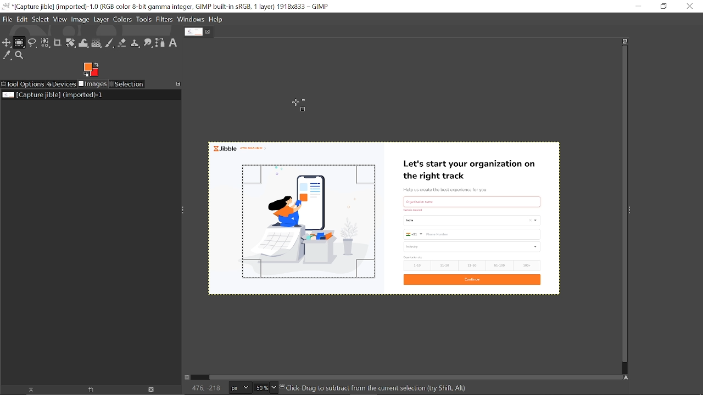 The height and width of the screenshot is (395, 703). Describe the element at coordinates (92, 84) in the screenshot. I see `Images` at that location.